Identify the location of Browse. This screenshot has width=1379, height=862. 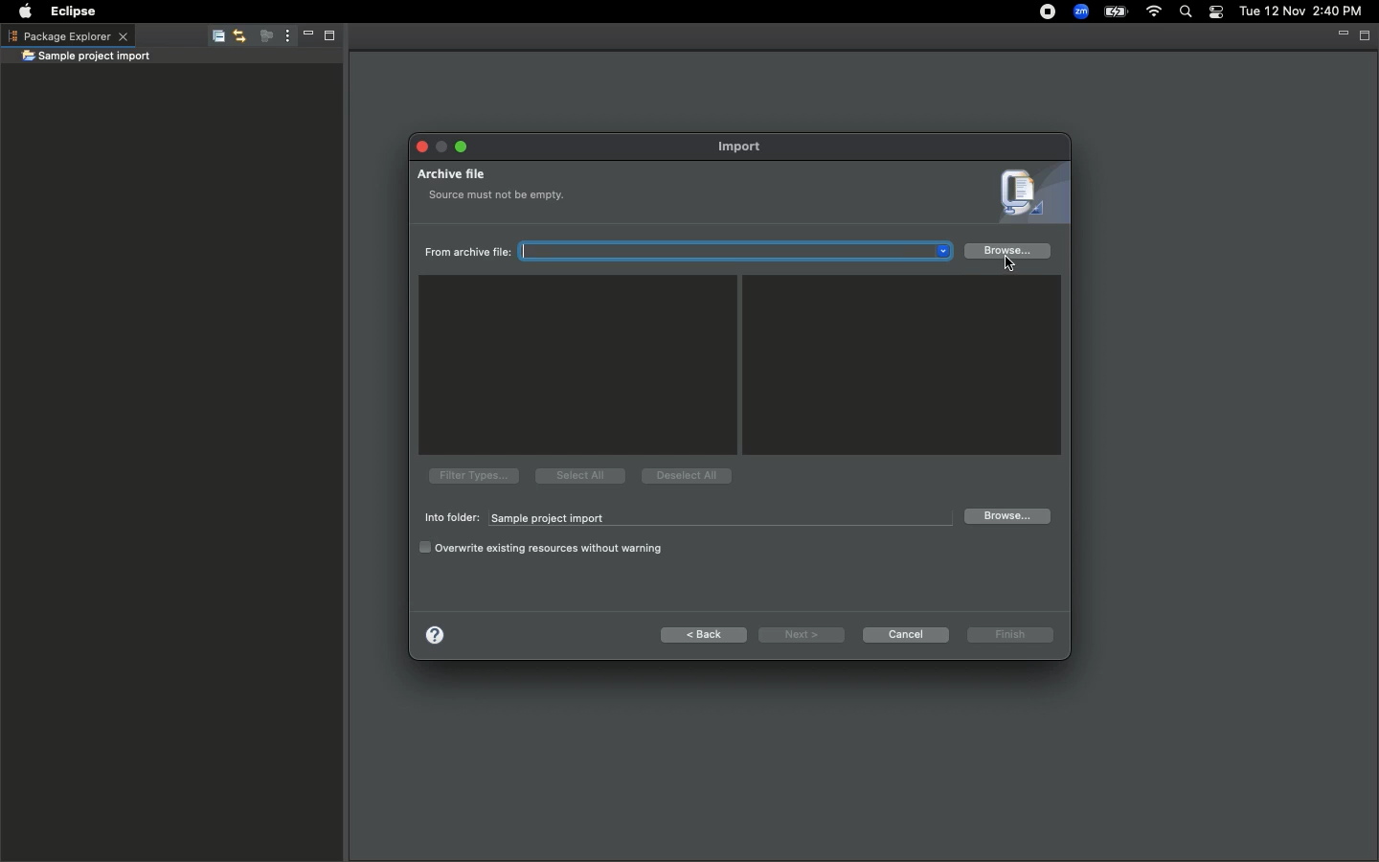
(1008, 253).